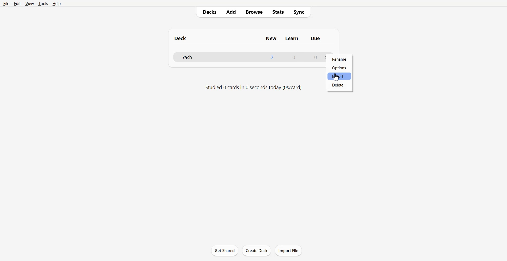  What do you see at coordinates (253, 88) in the screenshot?
I see `Text 2` at bounding box center [253, 88].